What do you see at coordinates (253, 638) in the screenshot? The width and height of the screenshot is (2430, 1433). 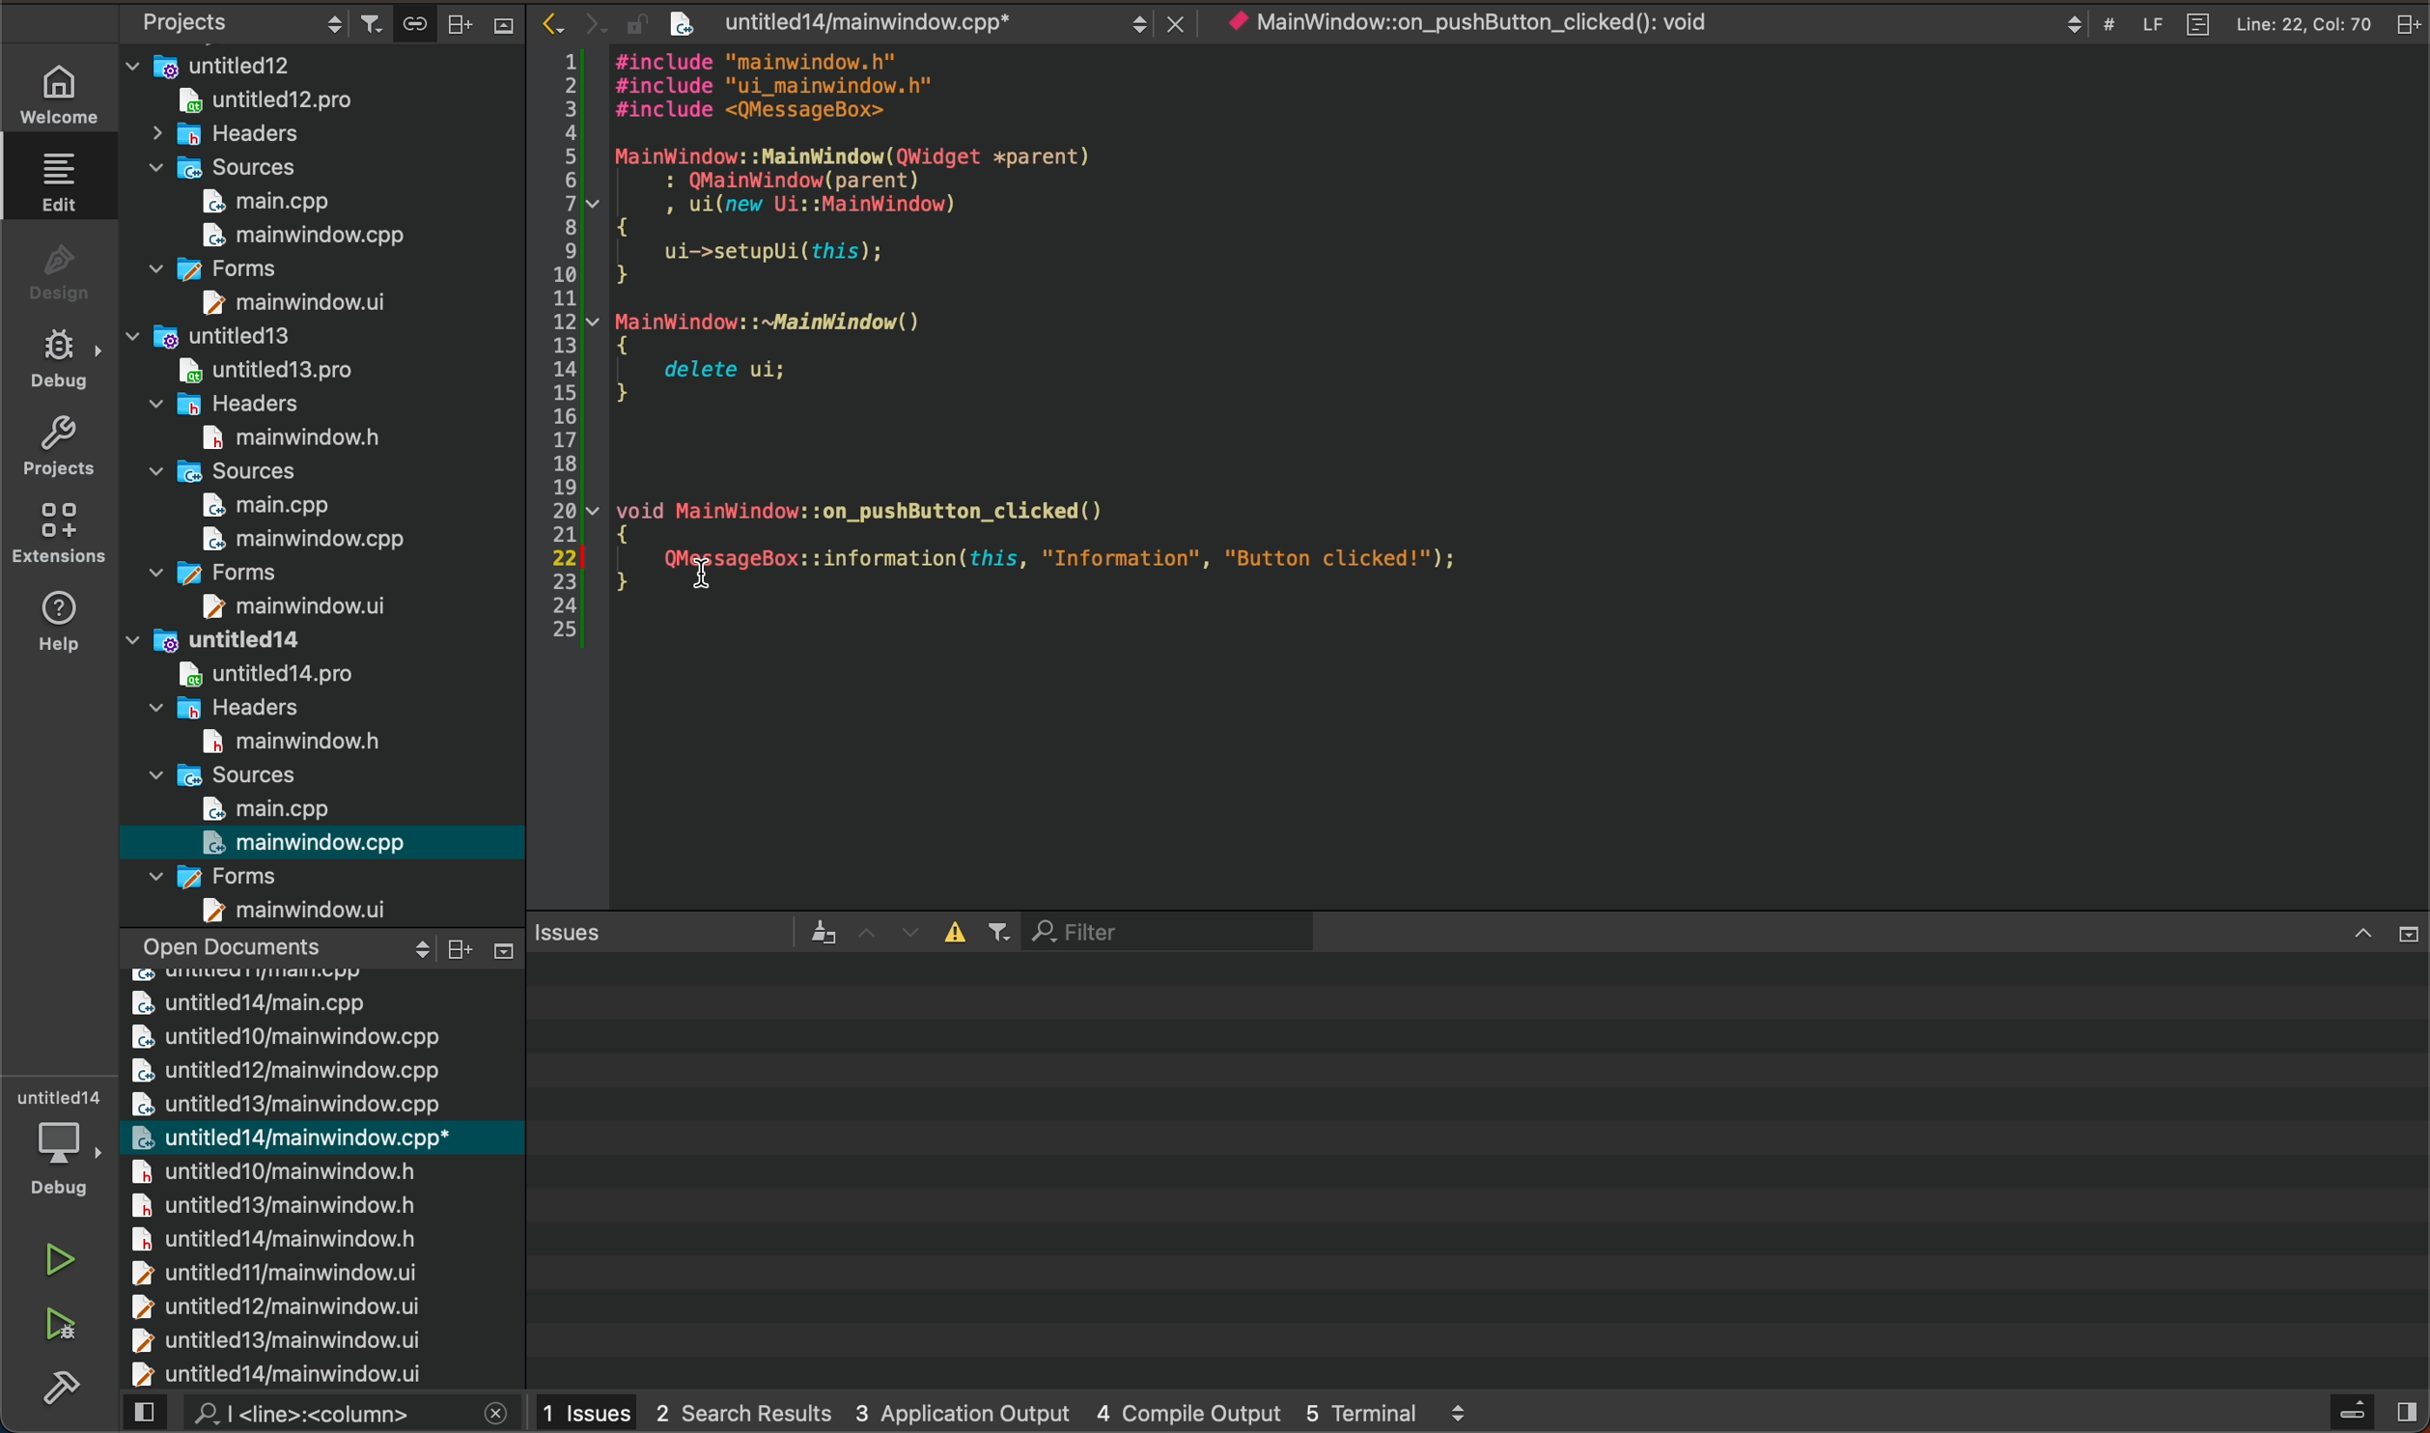 I see `untitled14` at bounding box center [253, 638].